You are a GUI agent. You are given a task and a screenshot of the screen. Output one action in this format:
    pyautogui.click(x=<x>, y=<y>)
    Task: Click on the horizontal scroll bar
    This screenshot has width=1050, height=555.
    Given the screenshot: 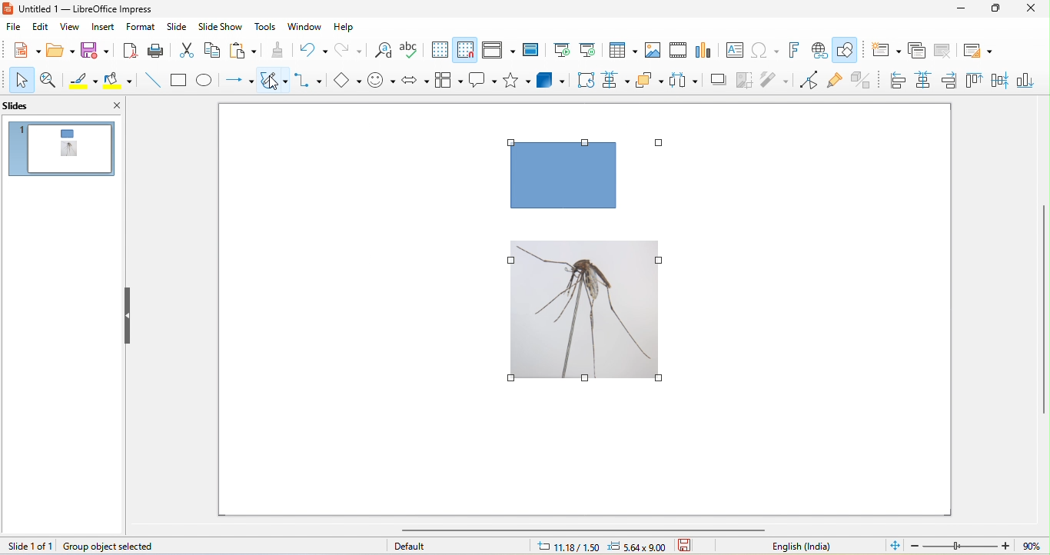 What is the action you would take?
    pyautogui.click(x=588, y=530)
    